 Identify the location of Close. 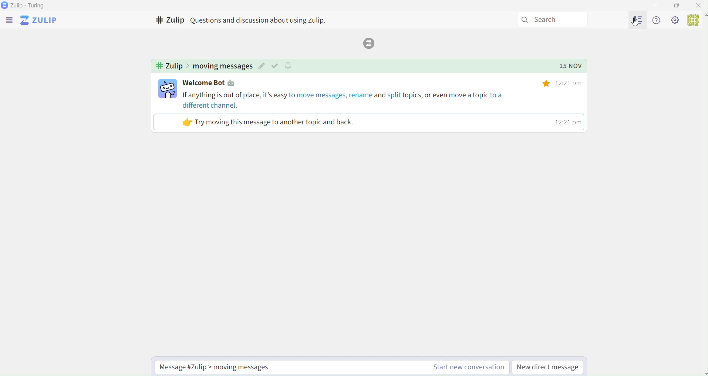
(699, 5).